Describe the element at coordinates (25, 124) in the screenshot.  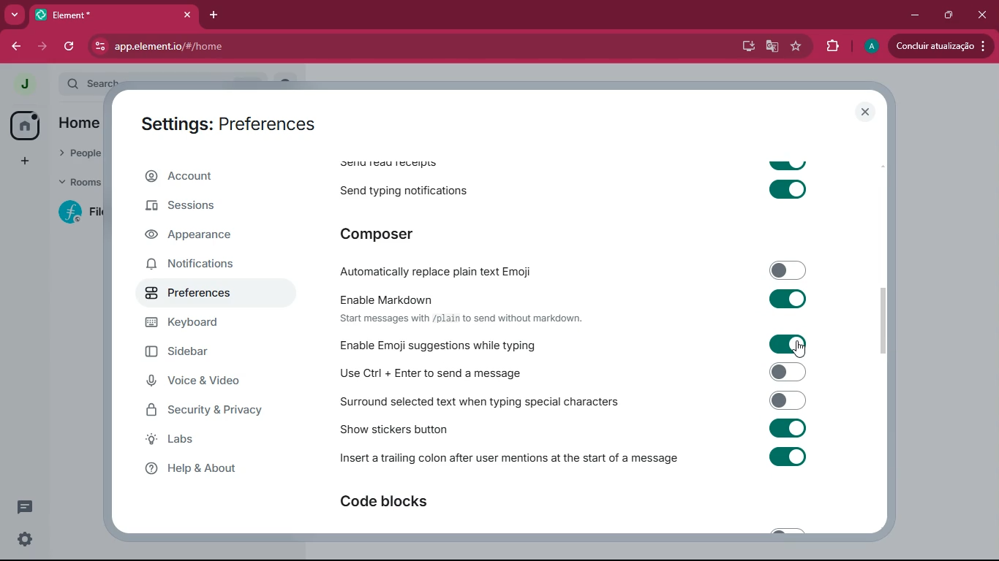
I see `home` at that location.